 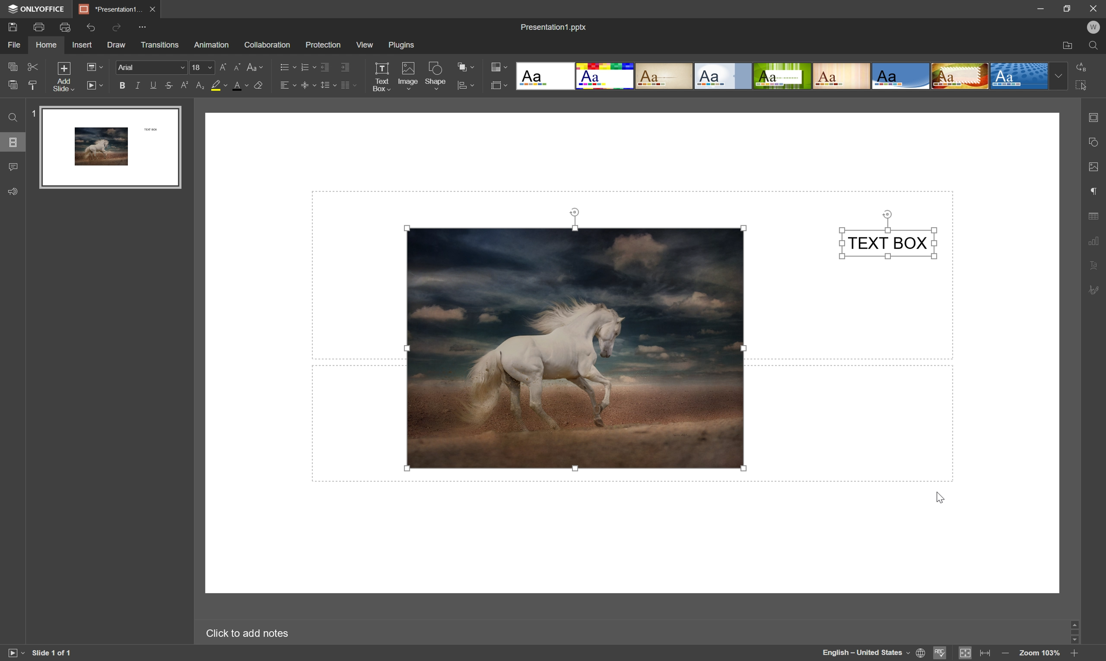 What do you see at coordinates (110, 147) in the screenshot?
I see `slide` at bounding box center [110, 147].